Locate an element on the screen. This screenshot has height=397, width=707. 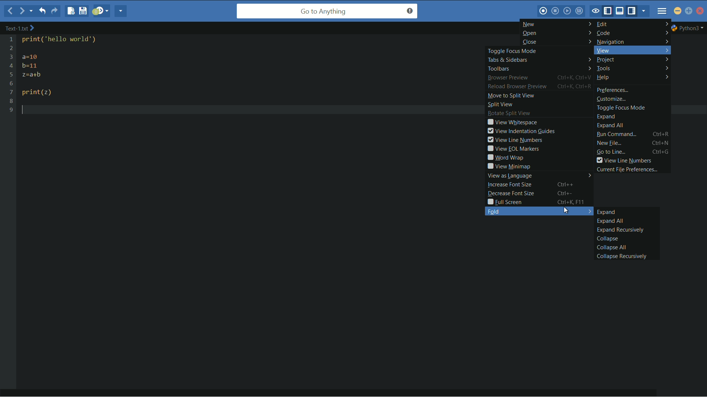
view whitespace is located at coordinates (512, 122).